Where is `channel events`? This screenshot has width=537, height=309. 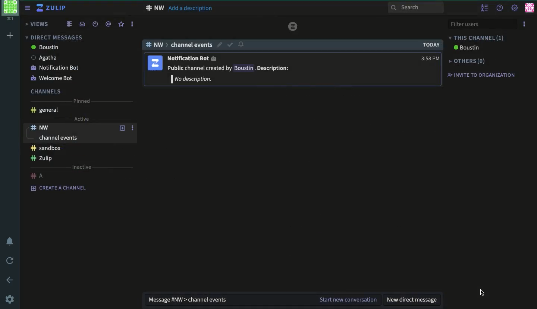
channel events is located at coordinates (178, 45).